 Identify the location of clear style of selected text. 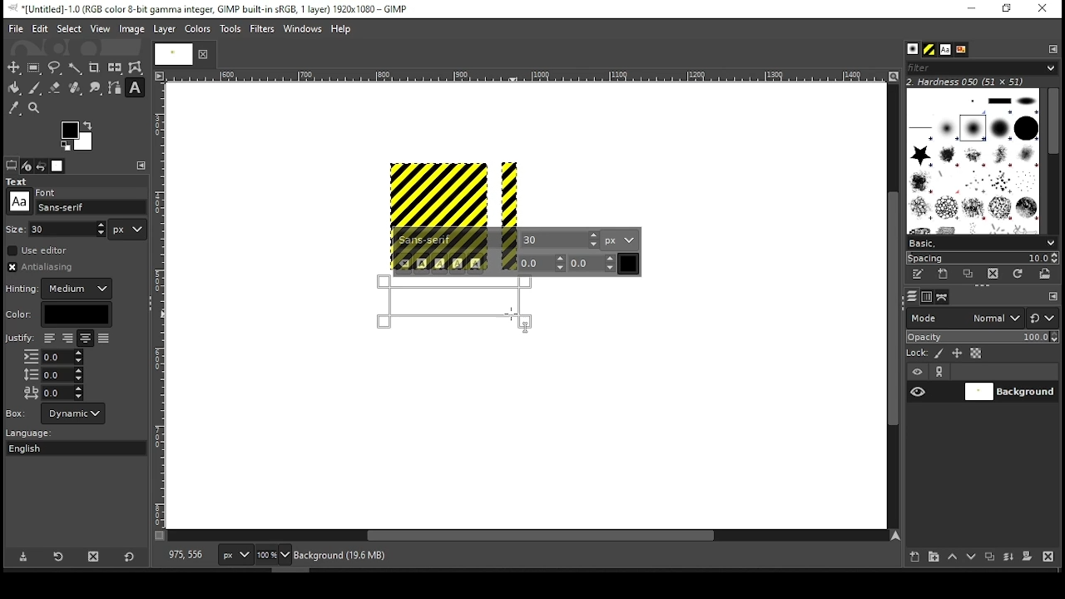
(404, 265).